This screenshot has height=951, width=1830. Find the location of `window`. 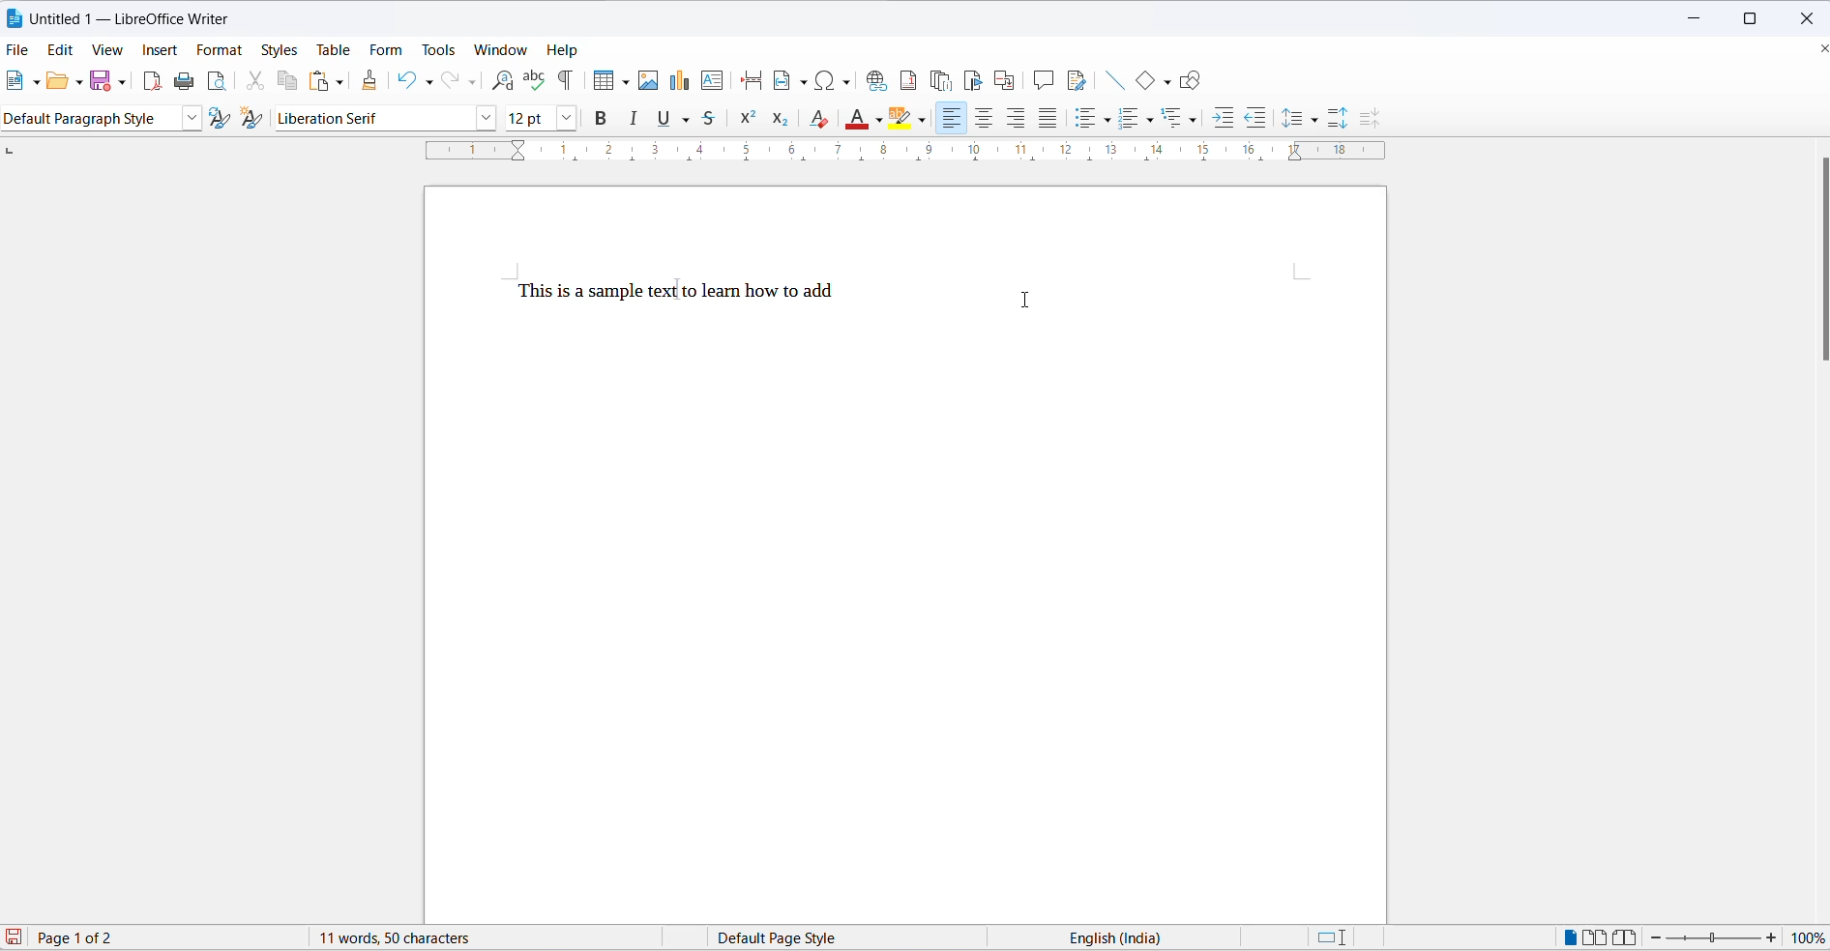

window is located at coordinates (500, 49).